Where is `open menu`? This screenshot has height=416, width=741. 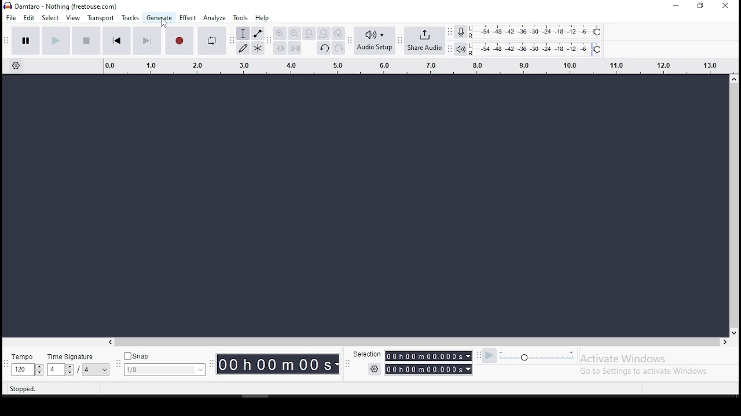 open menu is located at coordinates (232, 44).